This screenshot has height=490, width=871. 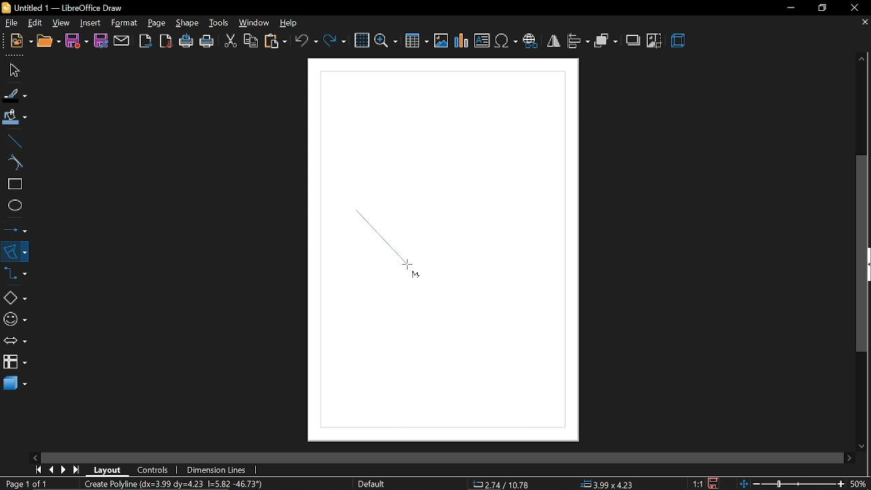 What do you see at coordinates (505, 484) in the screenshot?
I see `co-ordinate 22.70/12.93` at bounding box center [505, 484].